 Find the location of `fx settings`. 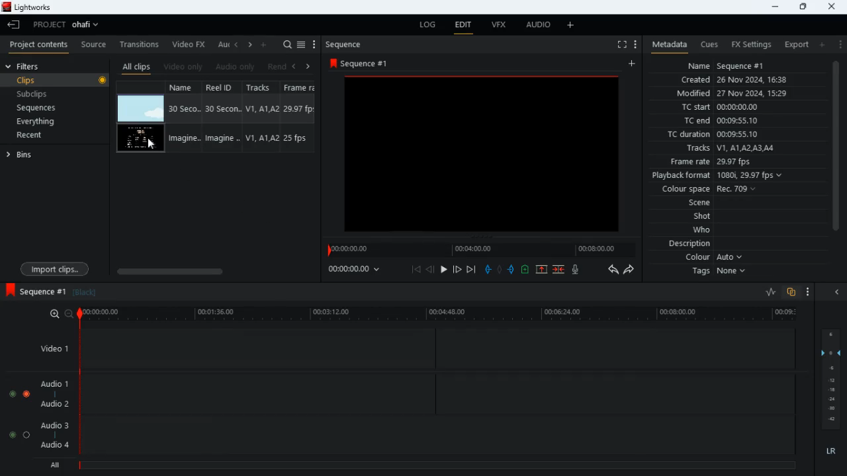

fx settings is located at coordinates (750, 44).